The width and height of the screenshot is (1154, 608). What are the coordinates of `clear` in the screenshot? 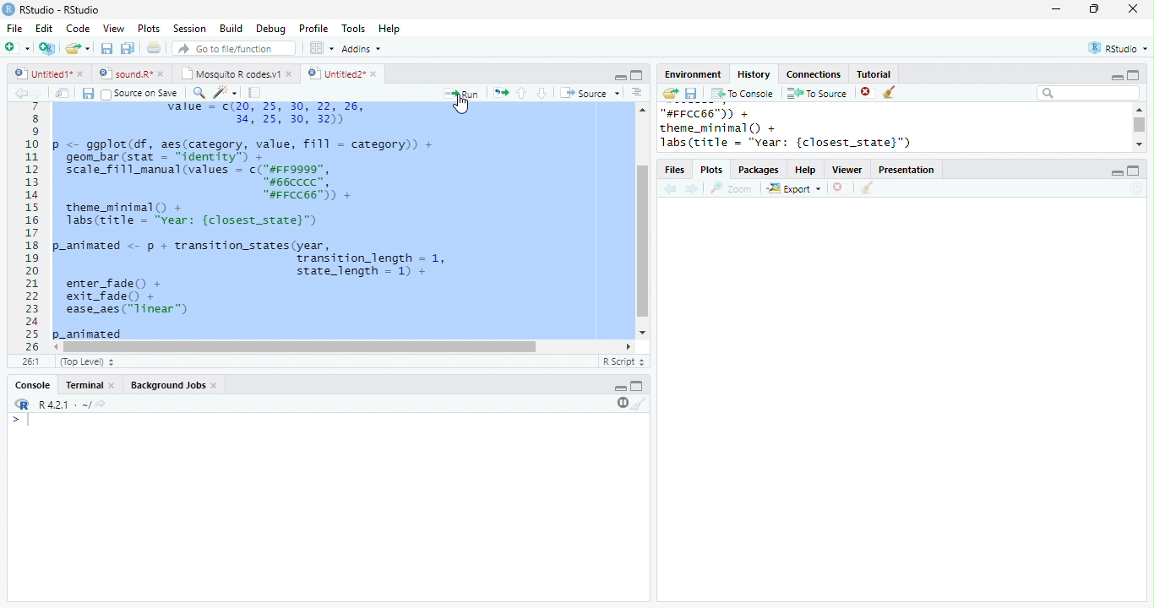 It's located at (639, 404).